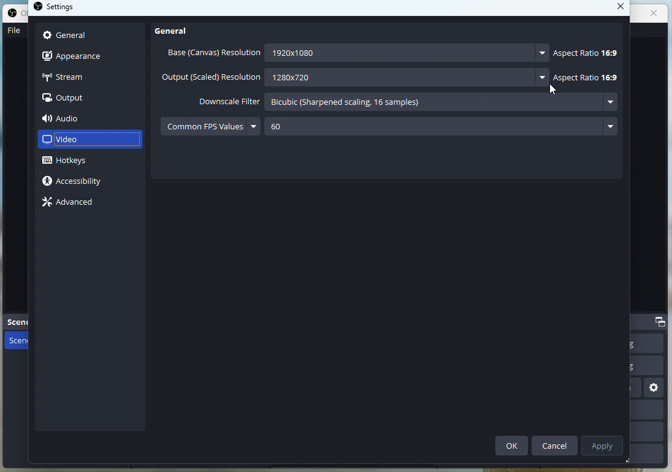 The width and height of the screenshot is (672, 472). I want to click on Base (Canvas) resolution, so click(210, 54).